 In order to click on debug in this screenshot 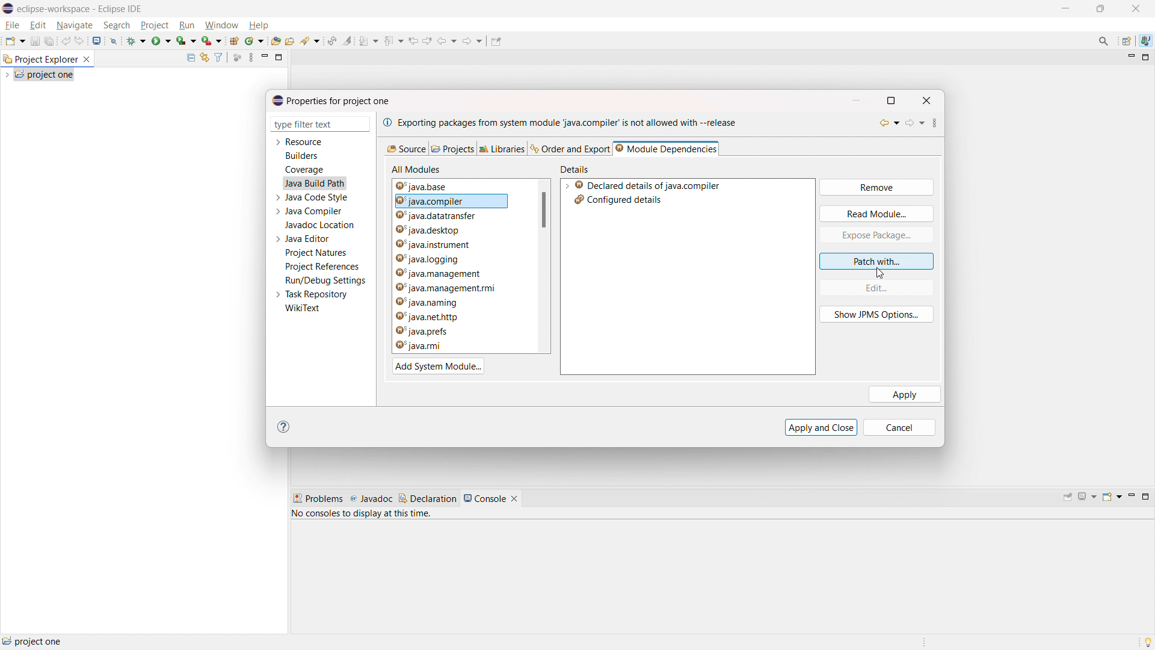, I will do `click(137, 40)`.